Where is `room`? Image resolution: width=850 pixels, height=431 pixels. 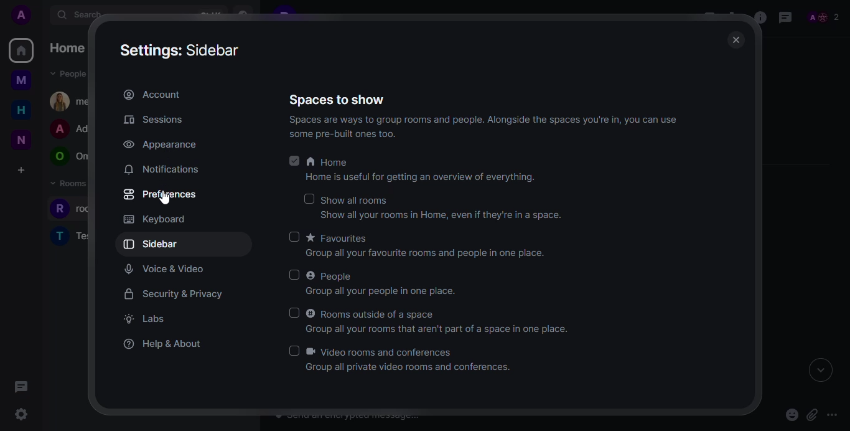
room is located at coordinates (72, 235).